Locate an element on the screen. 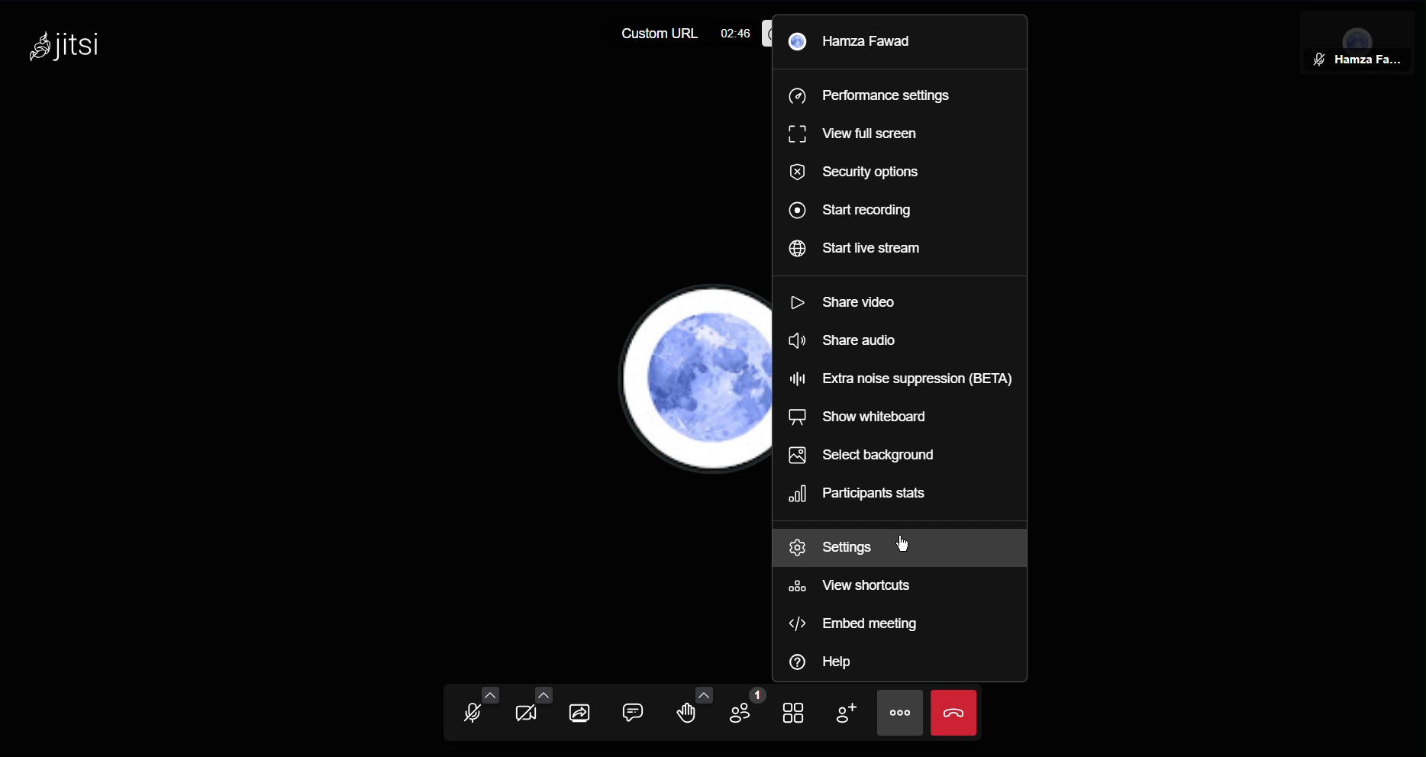  Participant View is located at coordinates (1363, 38).